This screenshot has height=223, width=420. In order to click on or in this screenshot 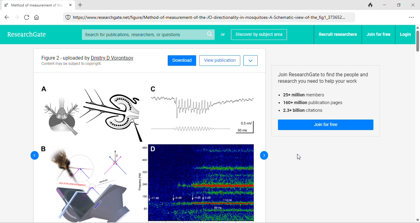, I will do `click(224, 35)`.